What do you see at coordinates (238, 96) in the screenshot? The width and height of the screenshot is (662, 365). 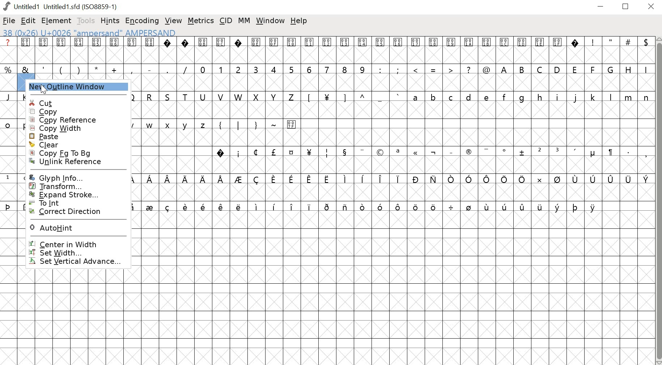 I see `W` at bounding box center [238, 96].